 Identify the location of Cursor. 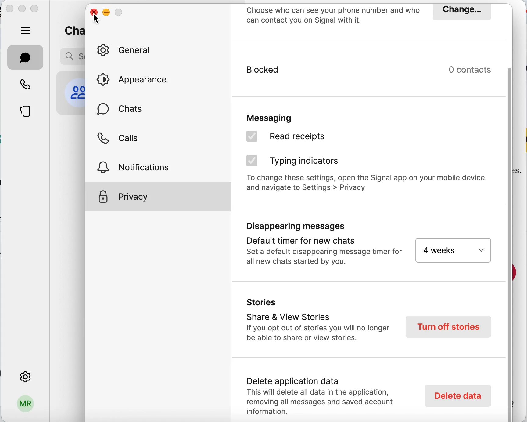
(252, 137).